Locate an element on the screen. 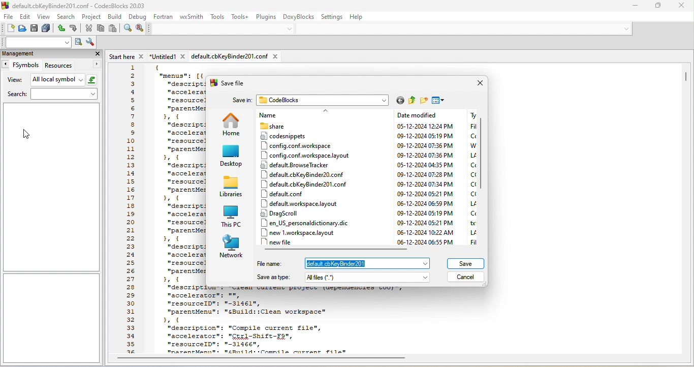 The height and width of the screenshot is (367, 694). network is located at coordinates (229, 246).